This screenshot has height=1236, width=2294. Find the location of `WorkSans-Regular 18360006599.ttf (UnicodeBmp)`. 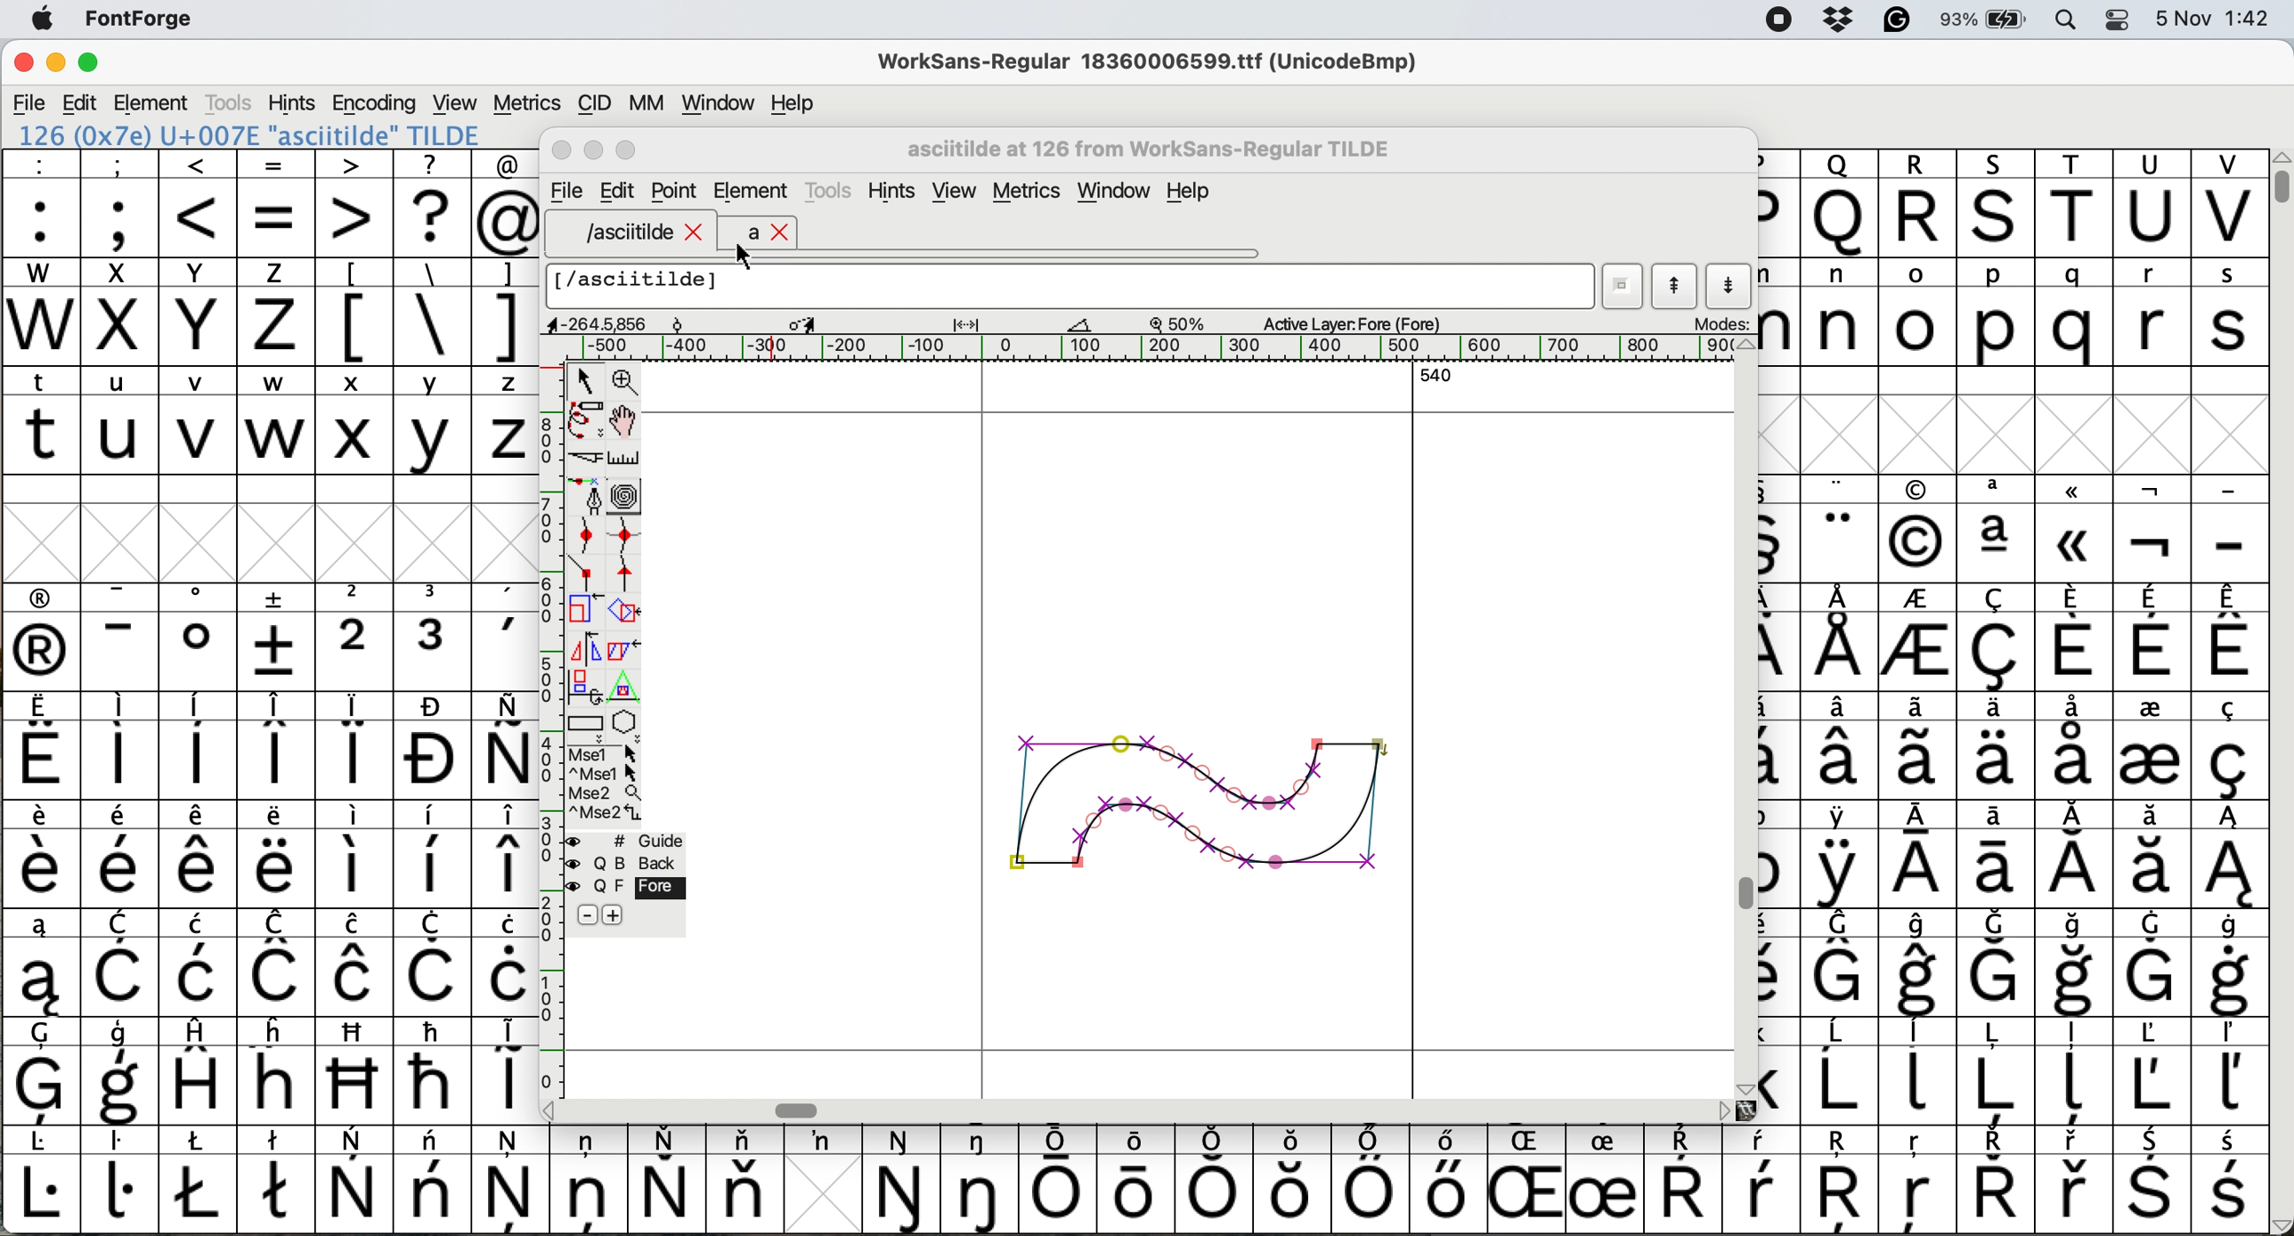

WorkSans-Regular 18360006599.ttf (UnicodeBmp) is located at coordinates (1148, 65).